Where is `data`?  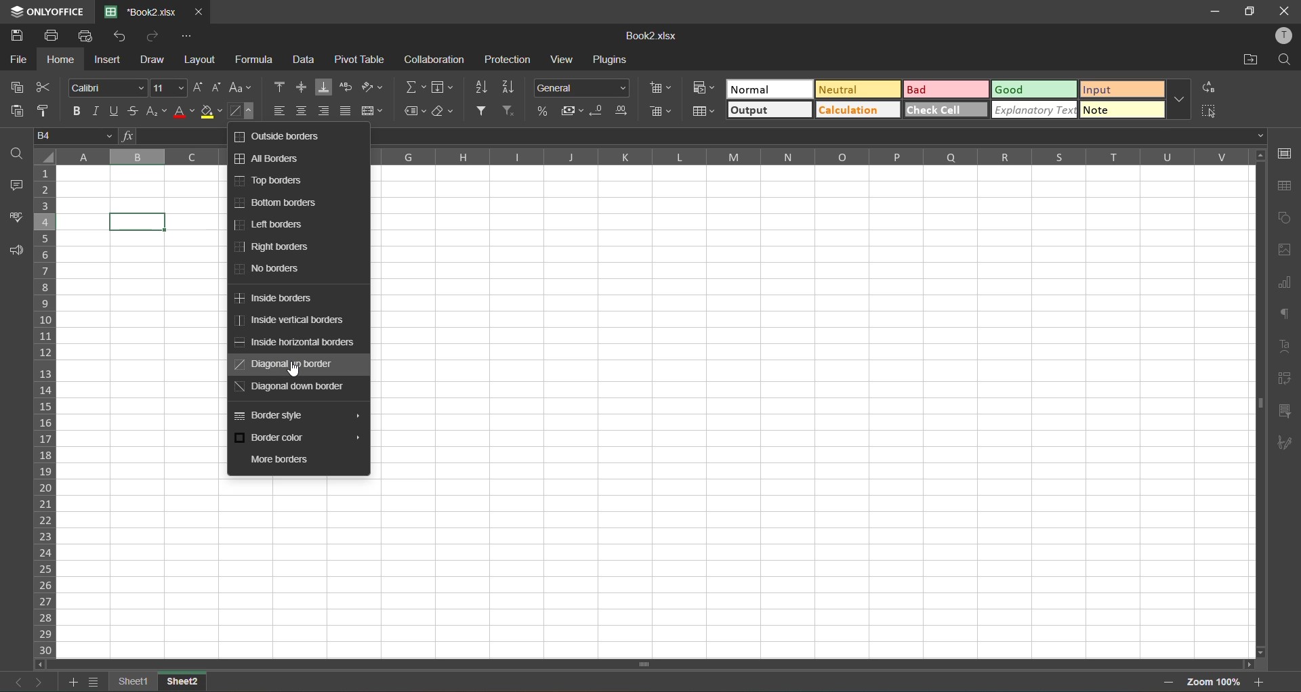 data is located at coordinates (304, 61).